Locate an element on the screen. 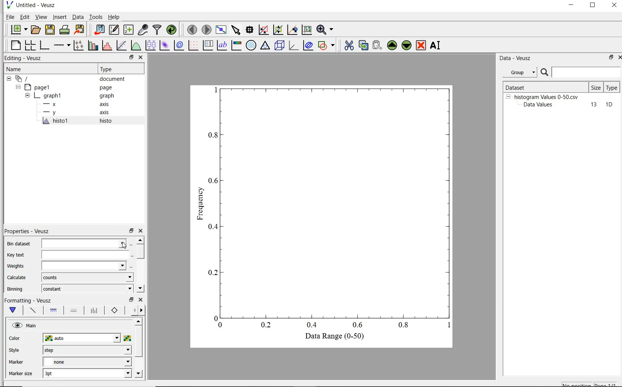 This screenshot has height=387, width=622. plot line is located at coordinates (33, 311).